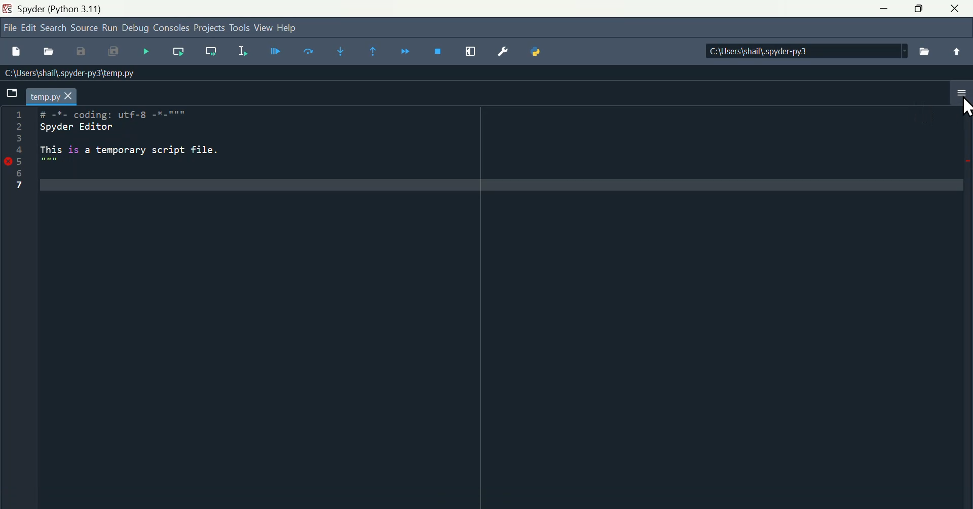  What do you see at coordinates (148, 52) in the screenshot?
I see `Debug file` at bounding box center [148, 52].